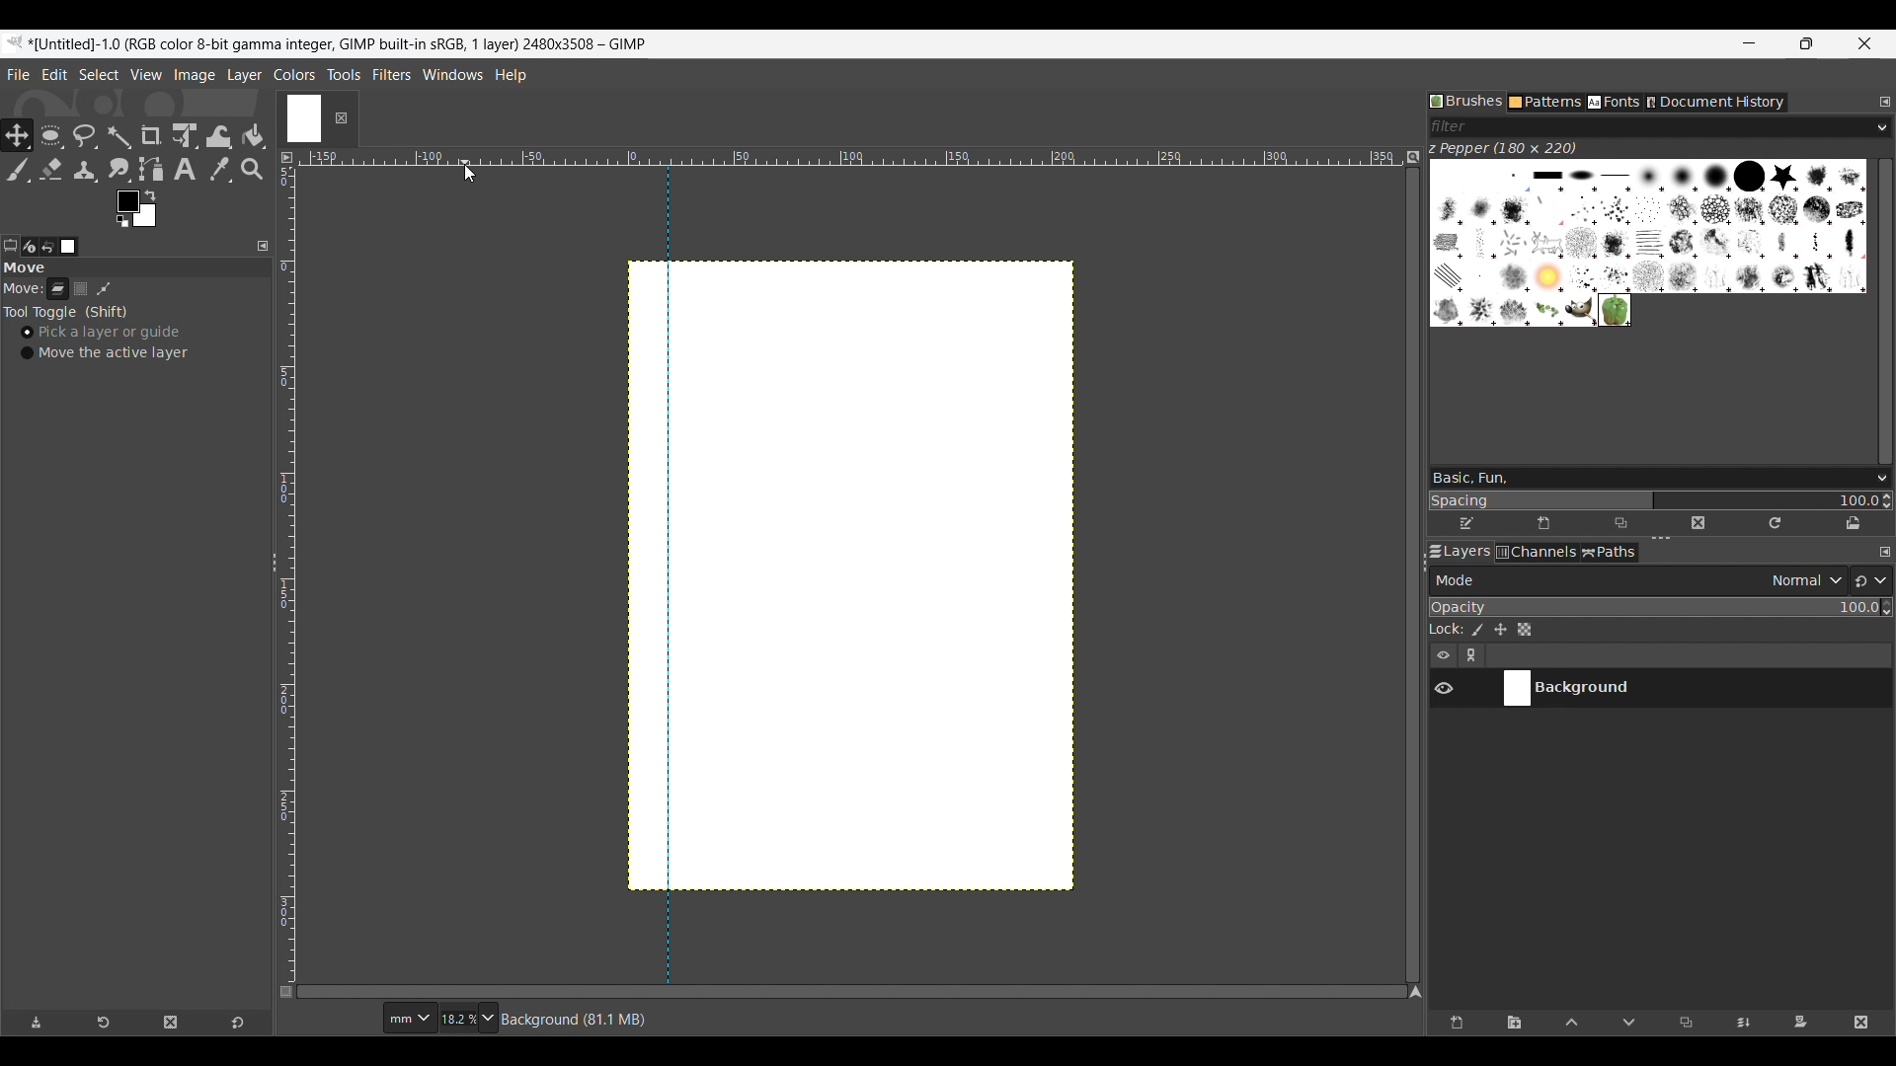 Image resolution: width=1896 pixels, height=1066 pixels. What do you see at coordinates (1870, 580) in the screenshot?
I see `Switch to another group of modes` at bounding box center [1870, 580].